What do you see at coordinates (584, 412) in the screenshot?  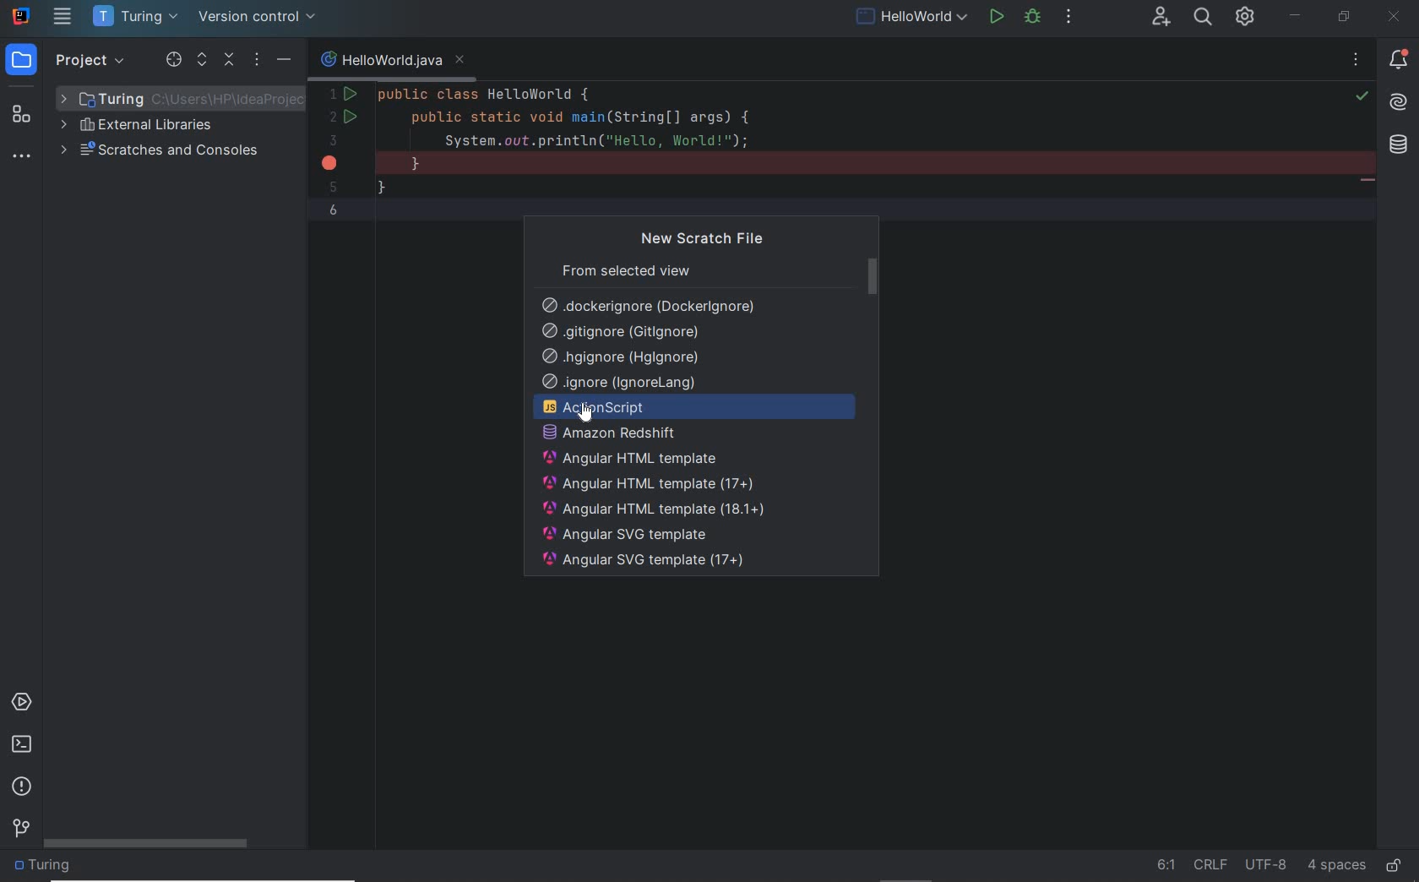 I see `cursor` at bounding box center [584, 412].